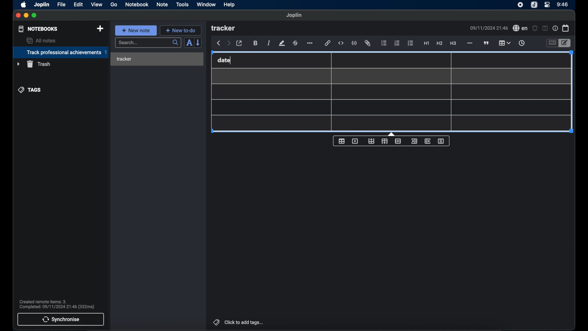 This screenshot has width=588, height=331. What do you see at coordinates (341, 43) in the screenshot?
I see `inline code` at bounding box center [341, 43].